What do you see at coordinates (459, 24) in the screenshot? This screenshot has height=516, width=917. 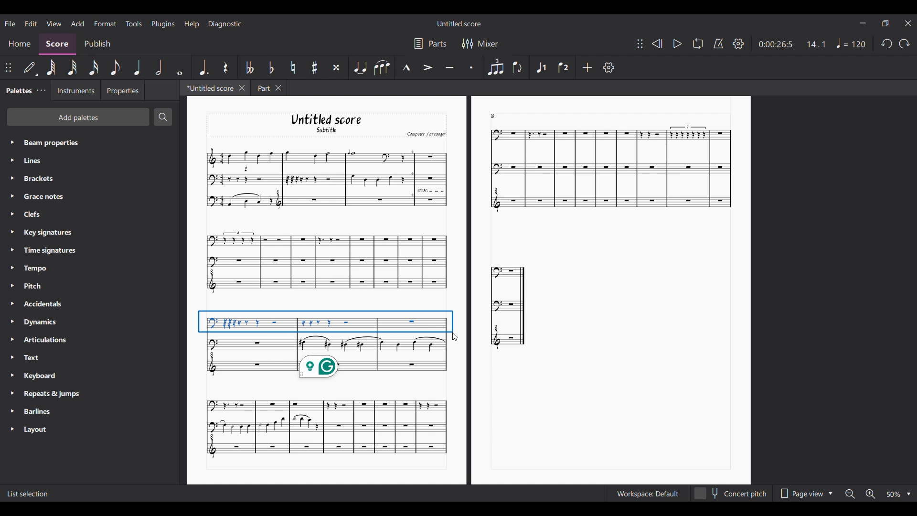 I see `Untitled score` at bounding box center [459, 24].